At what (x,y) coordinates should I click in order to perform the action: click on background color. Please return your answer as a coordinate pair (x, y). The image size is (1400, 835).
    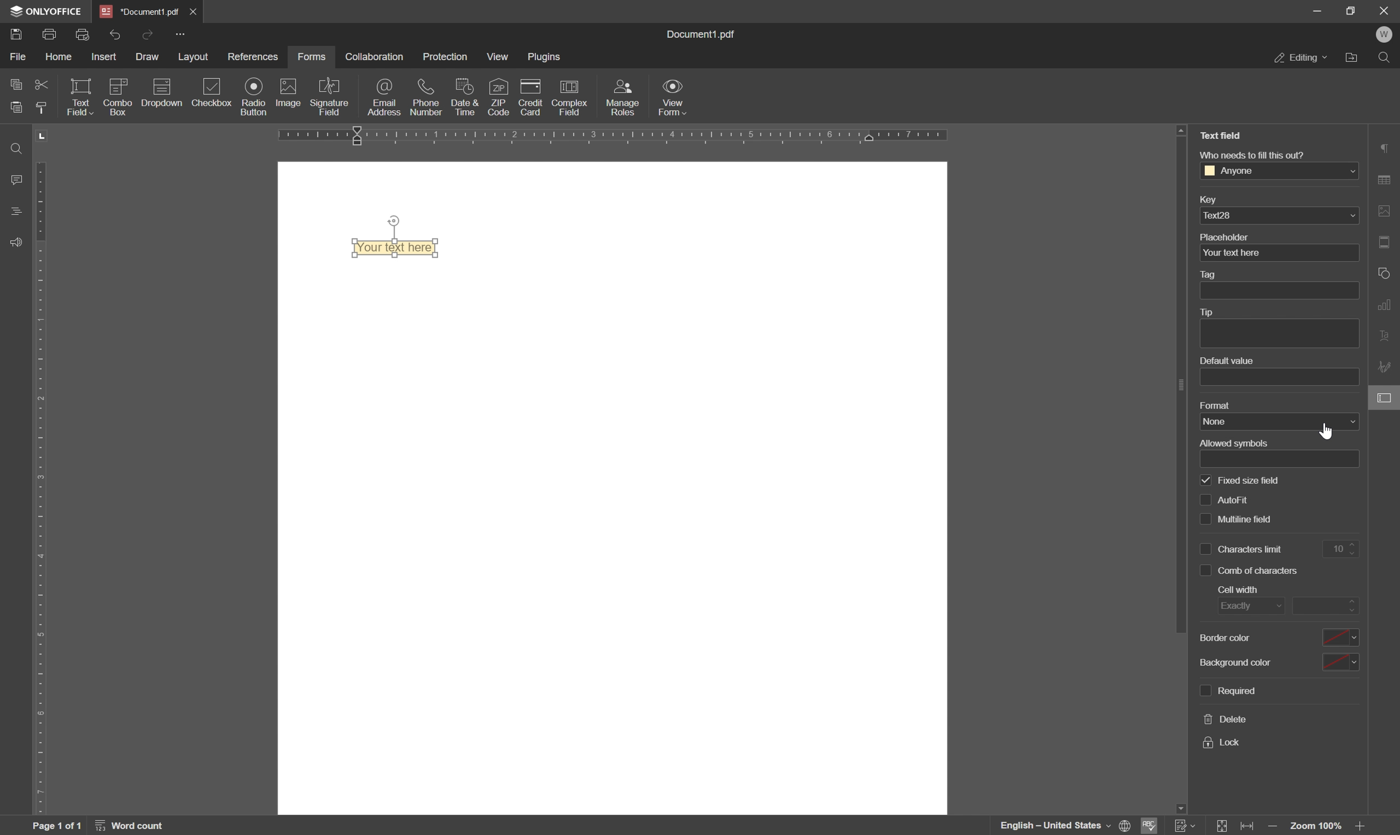
    Looking at the image, I should click on (1233, 662).